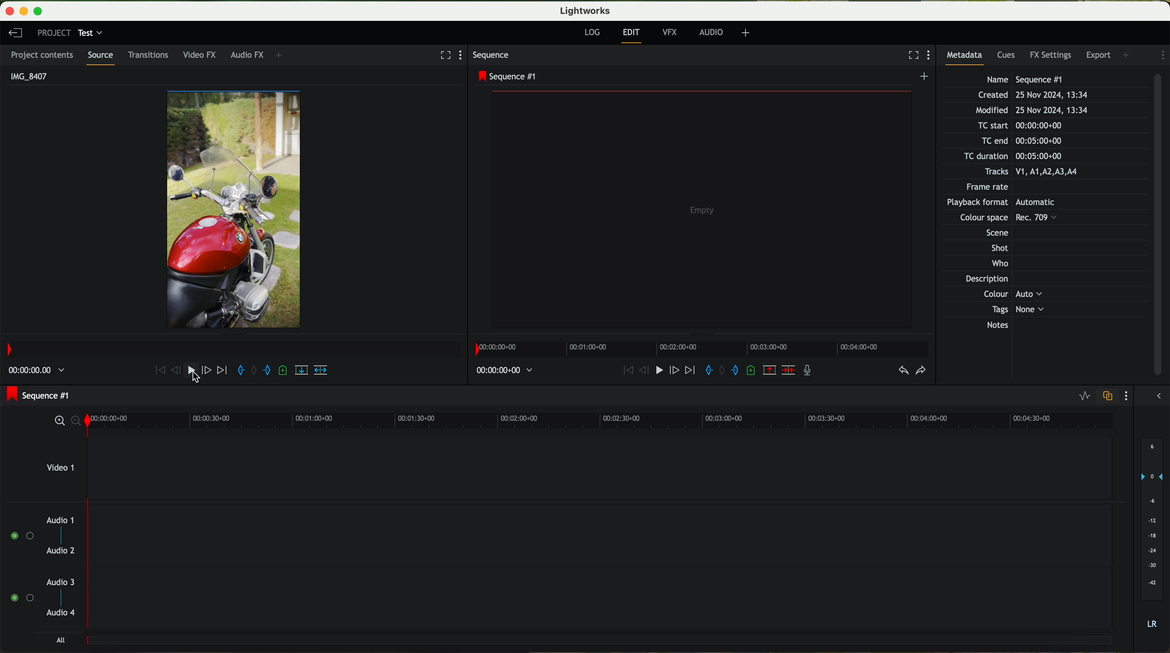 Image resolution: width=1170 pixels, height=653 pixels. Describe the element at coordinates (902, 371) in the screenshot. I see `undo` at that location.